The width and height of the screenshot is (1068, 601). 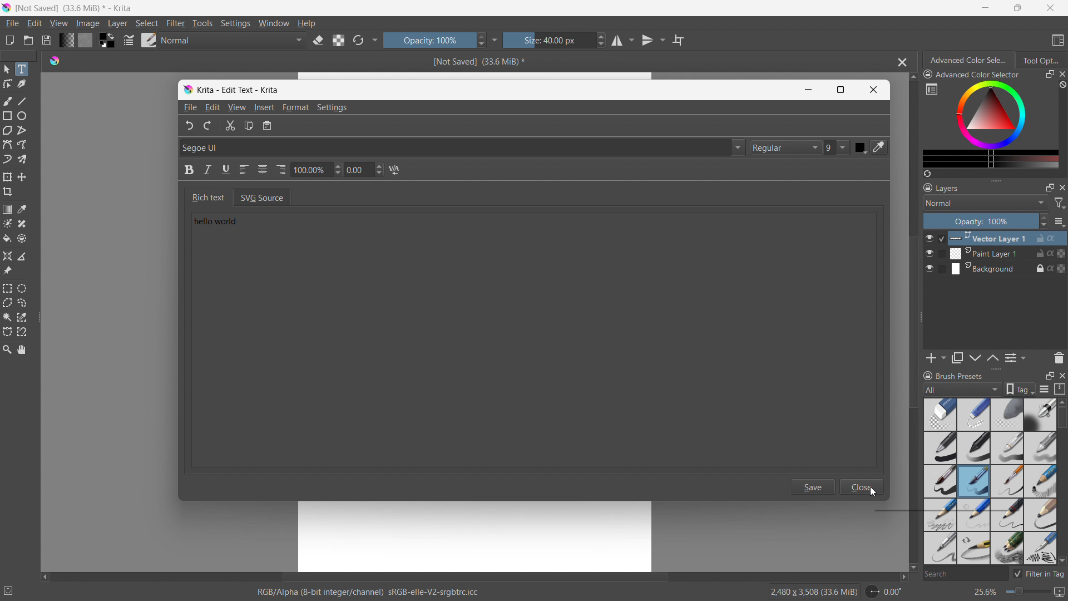 I want to click on polygon tool, so click(x=7, y=131).